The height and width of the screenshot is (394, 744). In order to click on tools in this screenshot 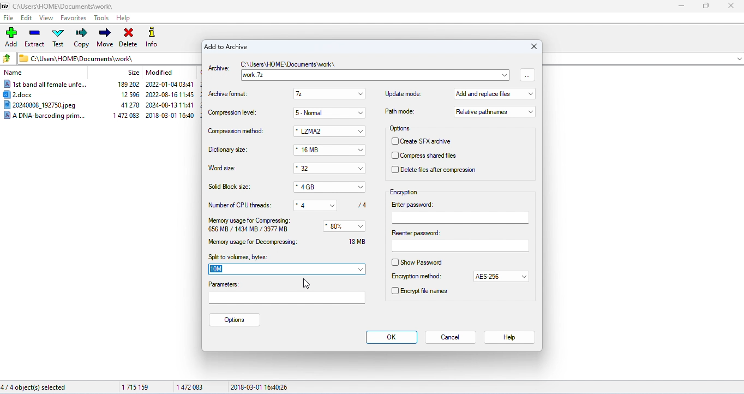, I will do `click(103, 17)`.